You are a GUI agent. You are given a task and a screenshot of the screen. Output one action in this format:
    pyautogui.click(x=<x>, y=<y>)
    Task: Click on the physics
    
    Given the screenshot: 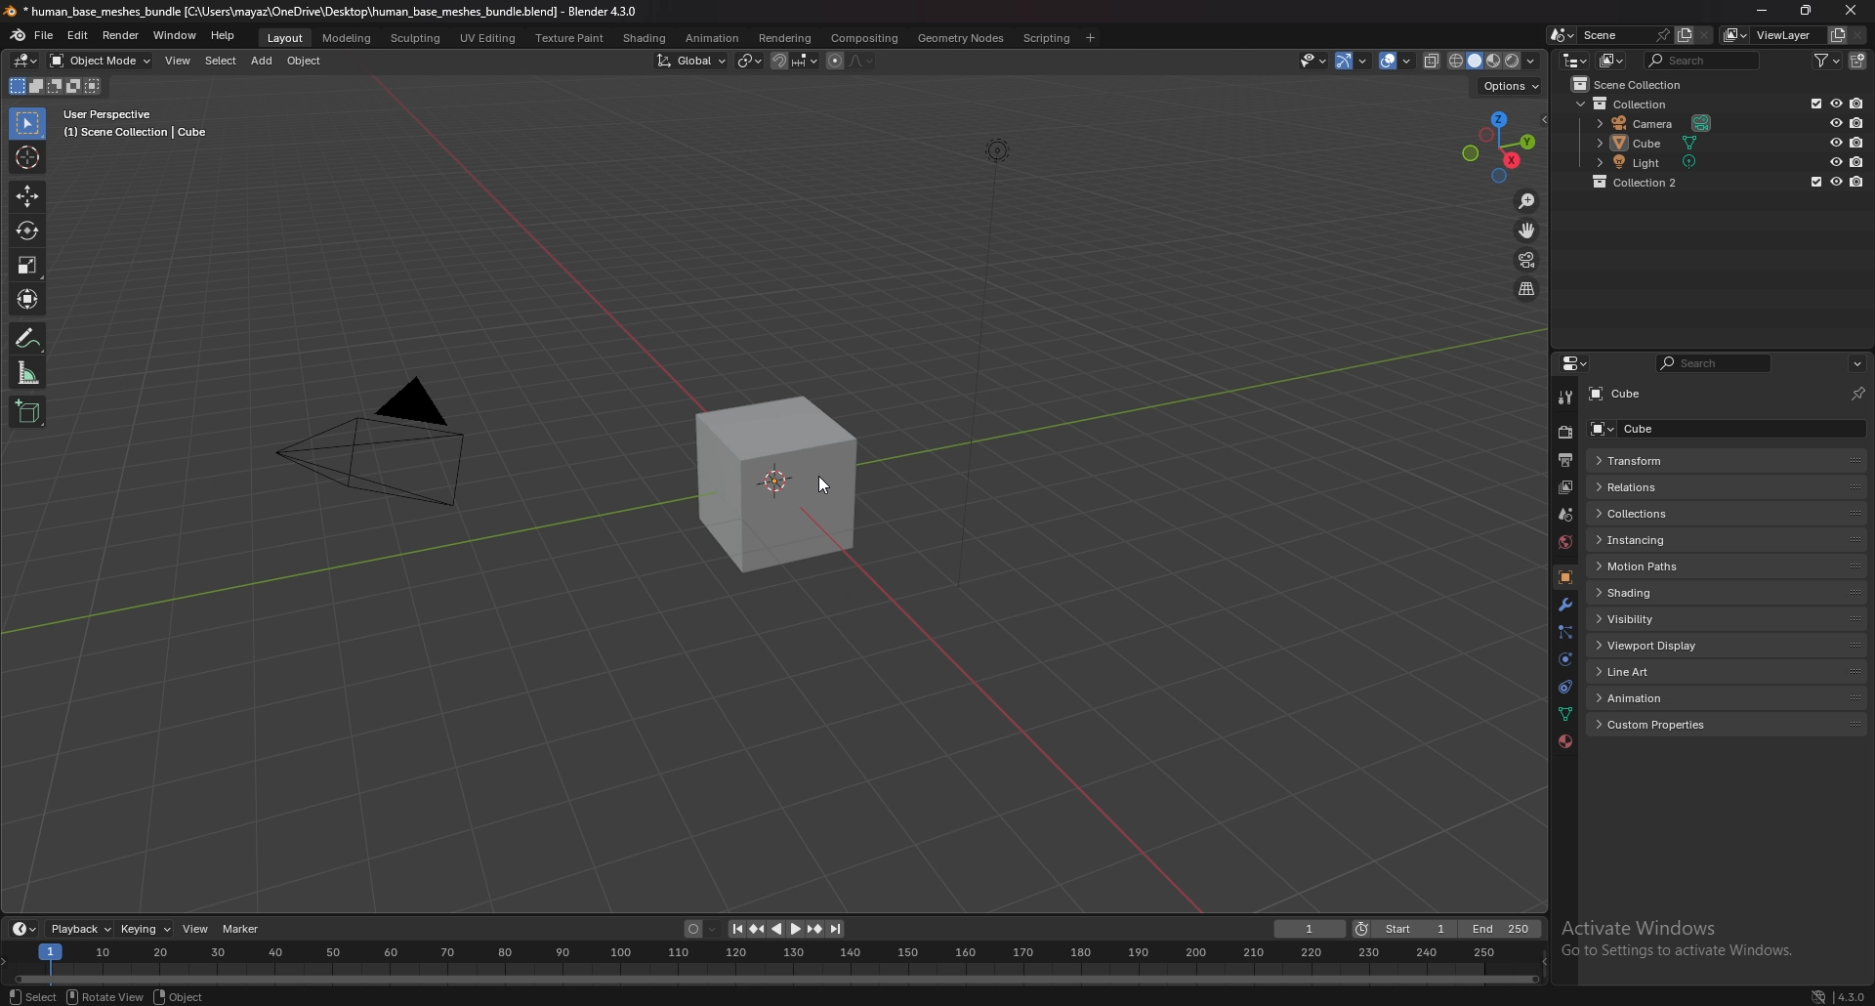 What is the action you would take?
    pyautogui.click(x=1566, y=659)
    